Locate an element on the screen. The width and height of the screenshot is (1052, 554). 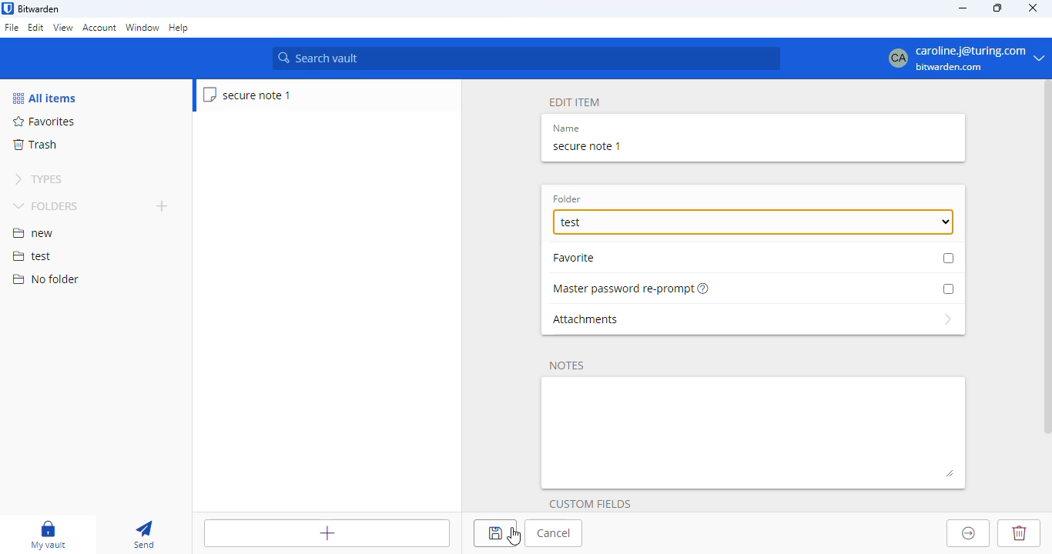
cancel is located at coordinates (554, 533).